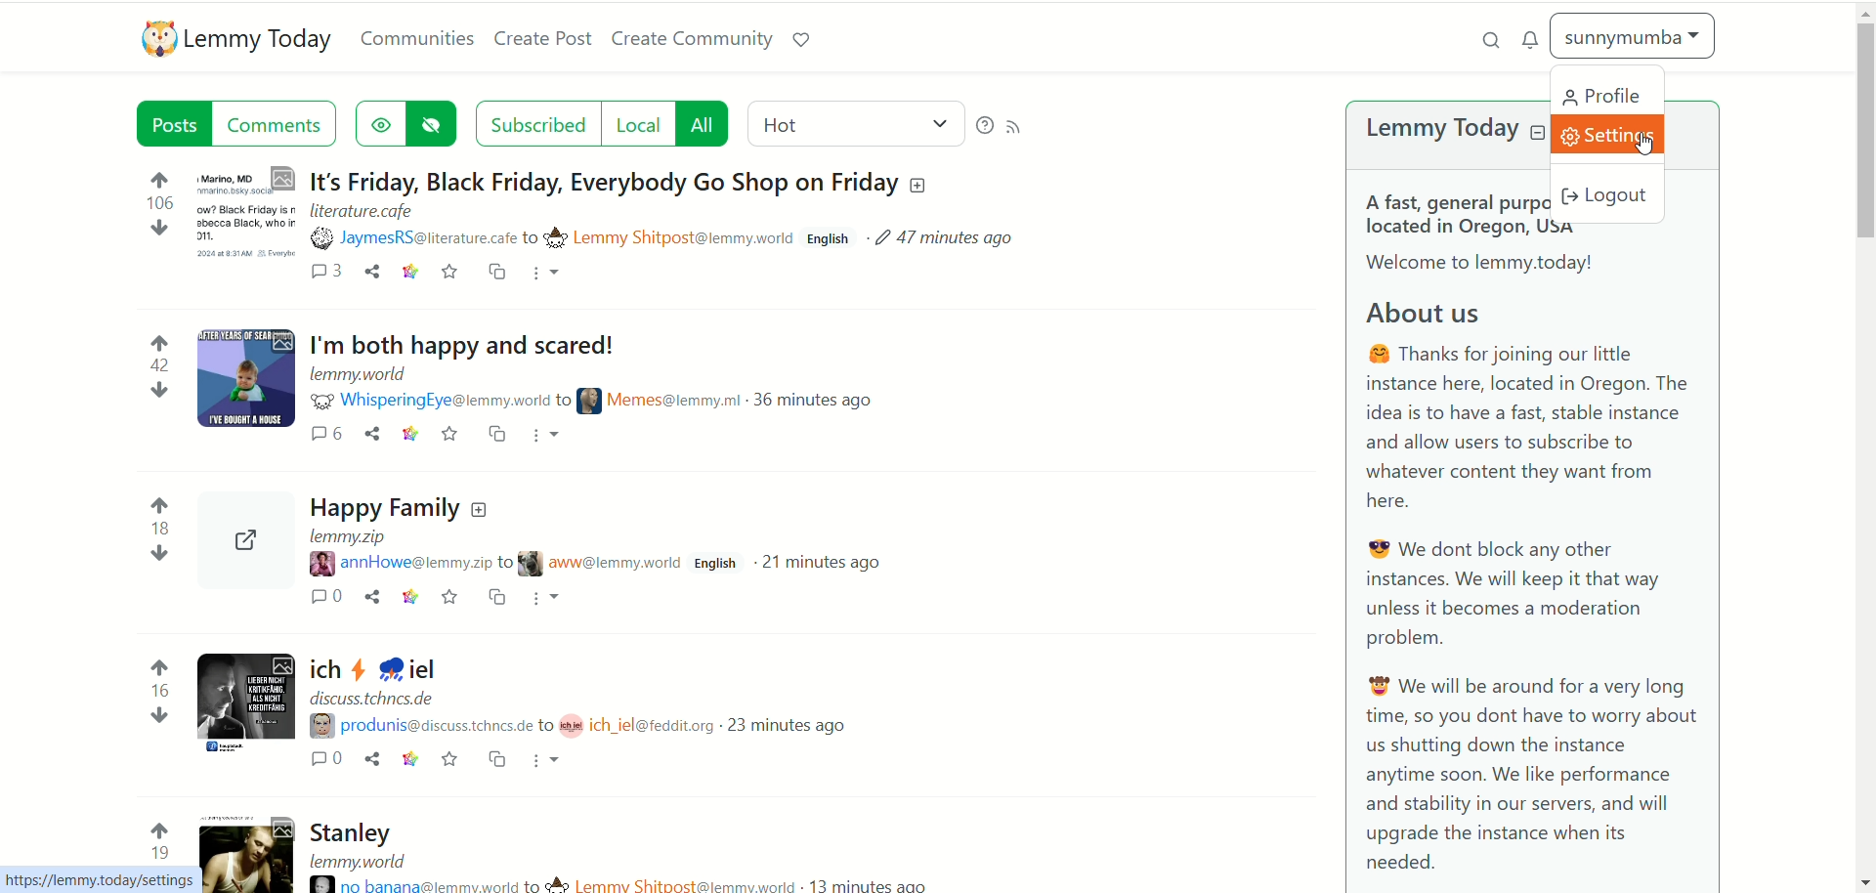 The image size is (1876, 893). What do you see at coordinates (705, 122) in the screenshot?
I see `all` at bounding box center [705, 122].